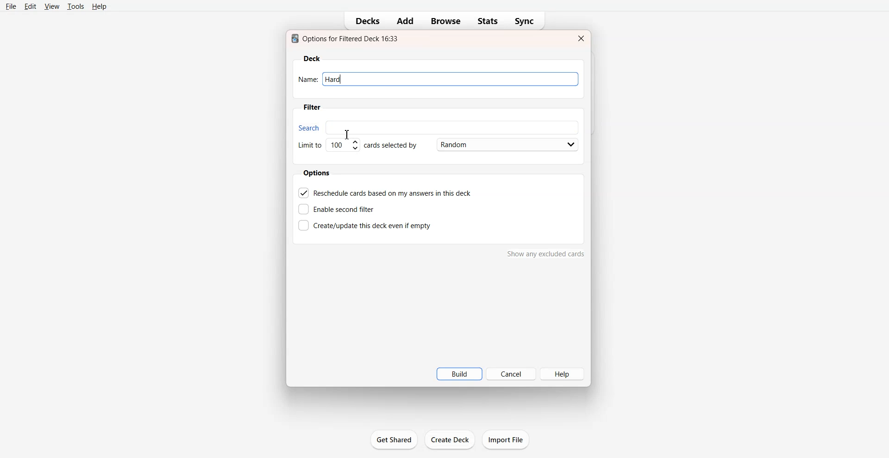  I want to click on Text, so click(347, 38).